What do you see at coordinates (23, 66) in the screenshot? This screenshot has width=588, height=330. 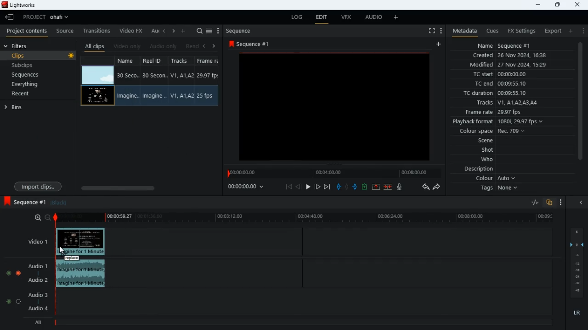 I see `subclips` at bounding box center [23, 66].